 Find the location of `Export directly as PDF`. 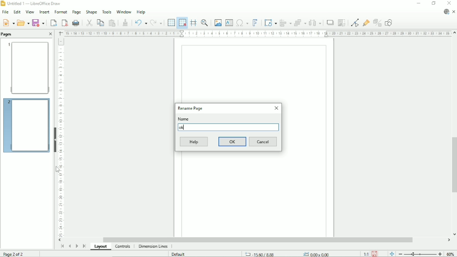

Export directly as PDF is located at coordinates (64, 23).